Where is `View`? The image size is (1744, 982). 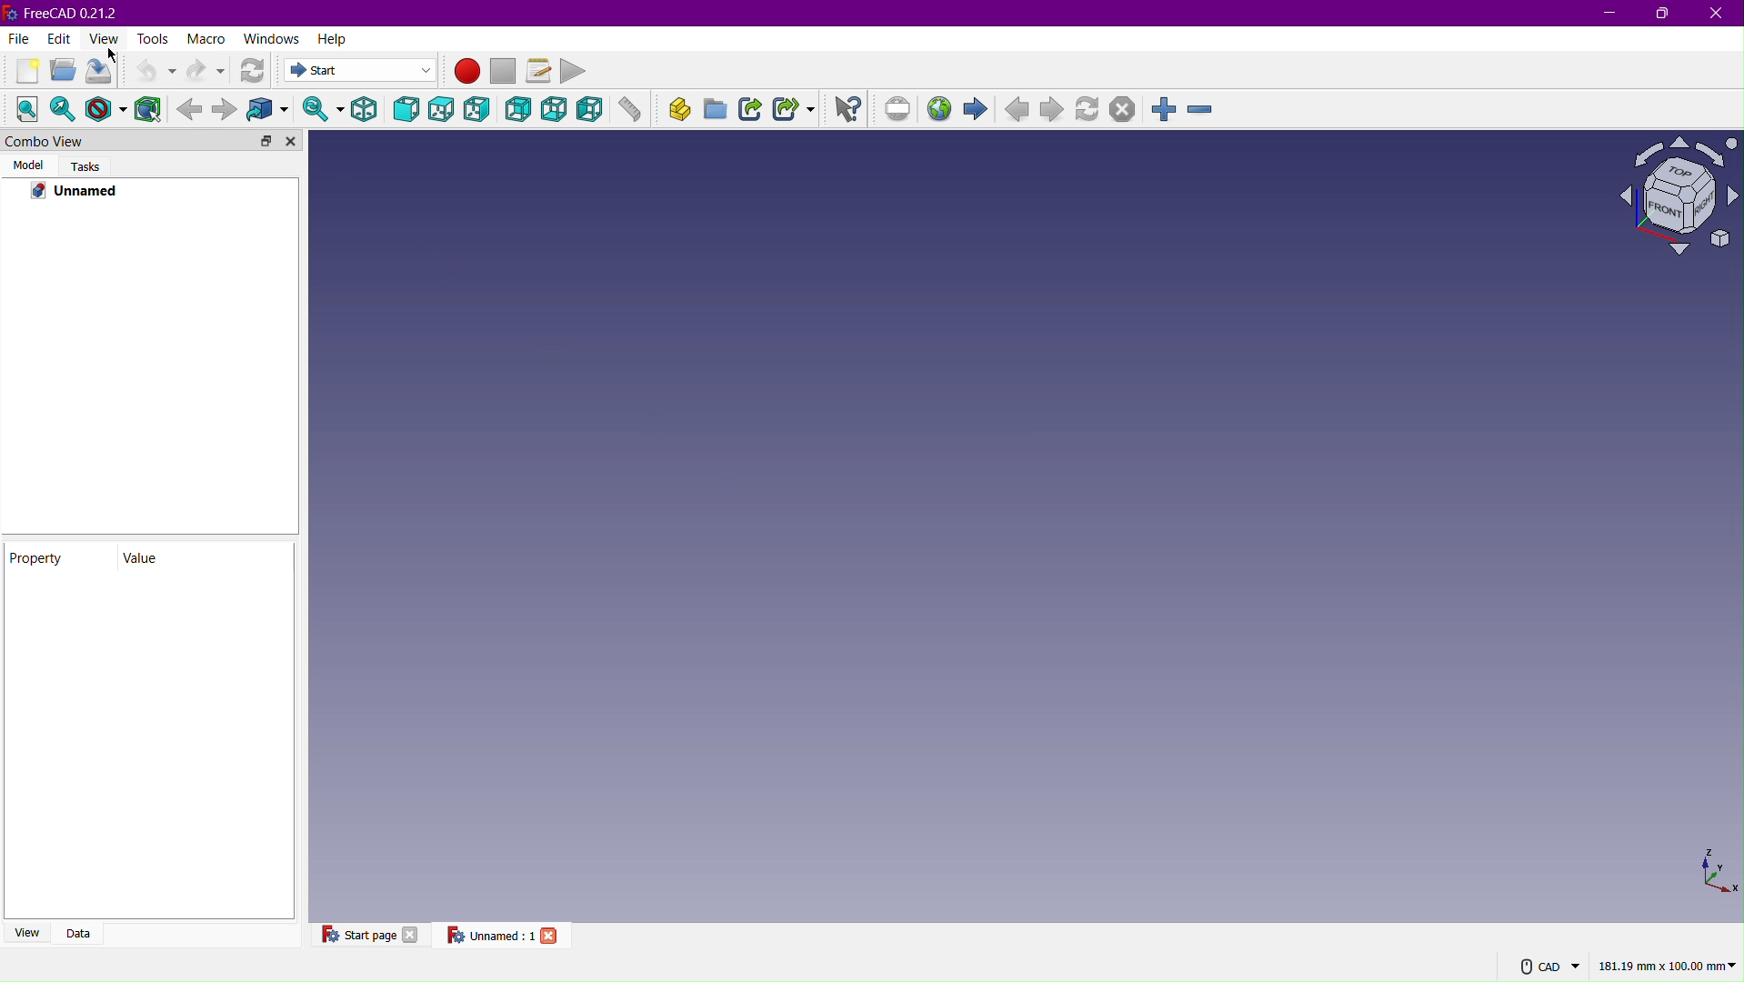
View is located at coordinates (29, 927).